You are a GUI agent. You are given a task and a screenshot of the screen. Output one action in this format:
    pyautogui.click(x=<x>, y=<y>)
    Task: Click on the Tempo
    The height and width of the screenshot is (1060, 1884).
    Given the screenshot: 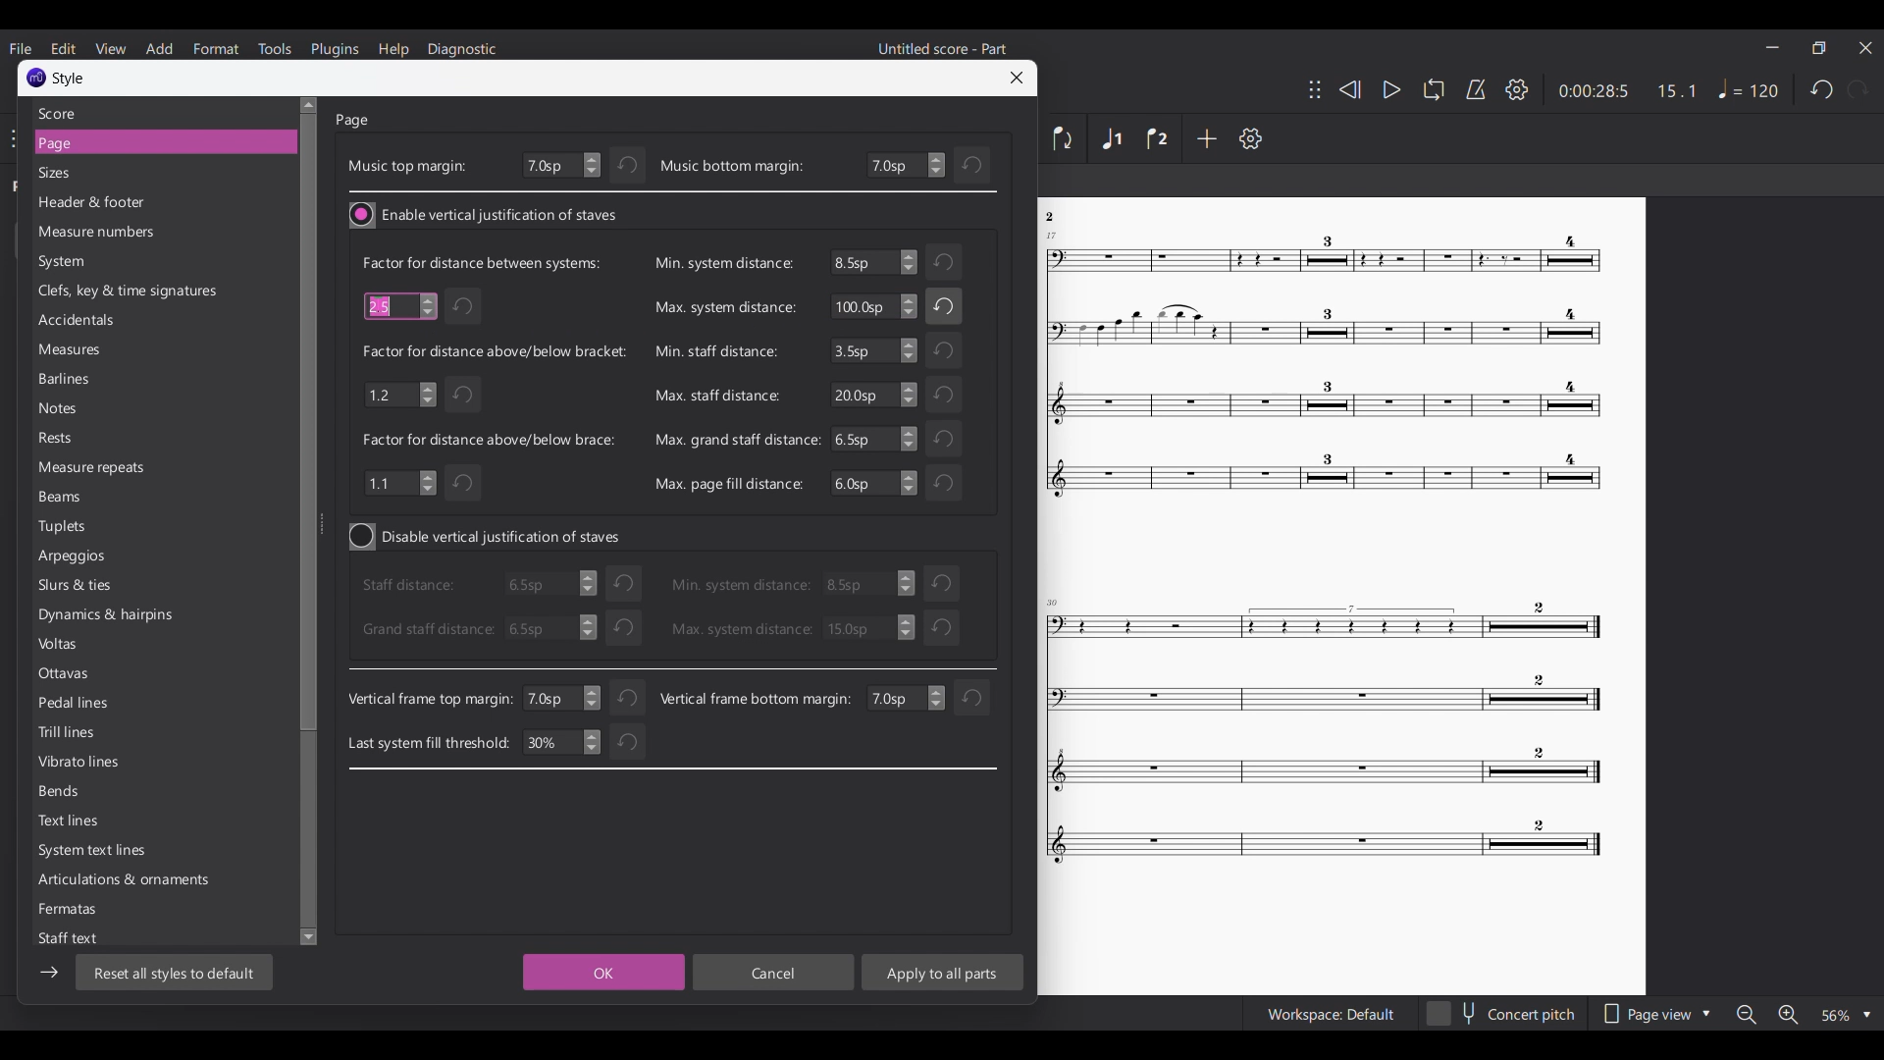 What is the action you would take?
    pyautogui.click(x=1748, y=88)
    